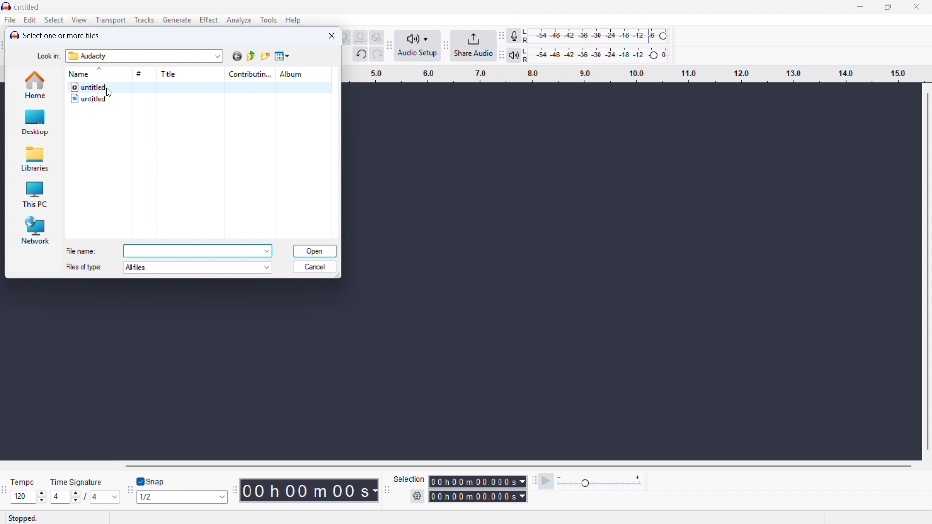 Image resolution: width=932 pixels, height=524 pixels. I want to click on Close, so click(332, 36).